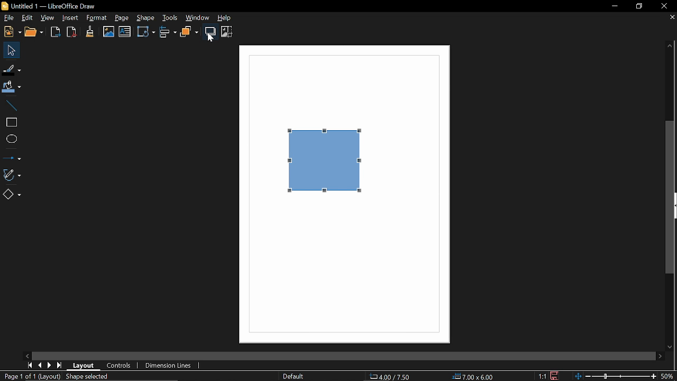 The height and width of the screenshot is (381, 677). I want to click on Final page, so click(60, 366).